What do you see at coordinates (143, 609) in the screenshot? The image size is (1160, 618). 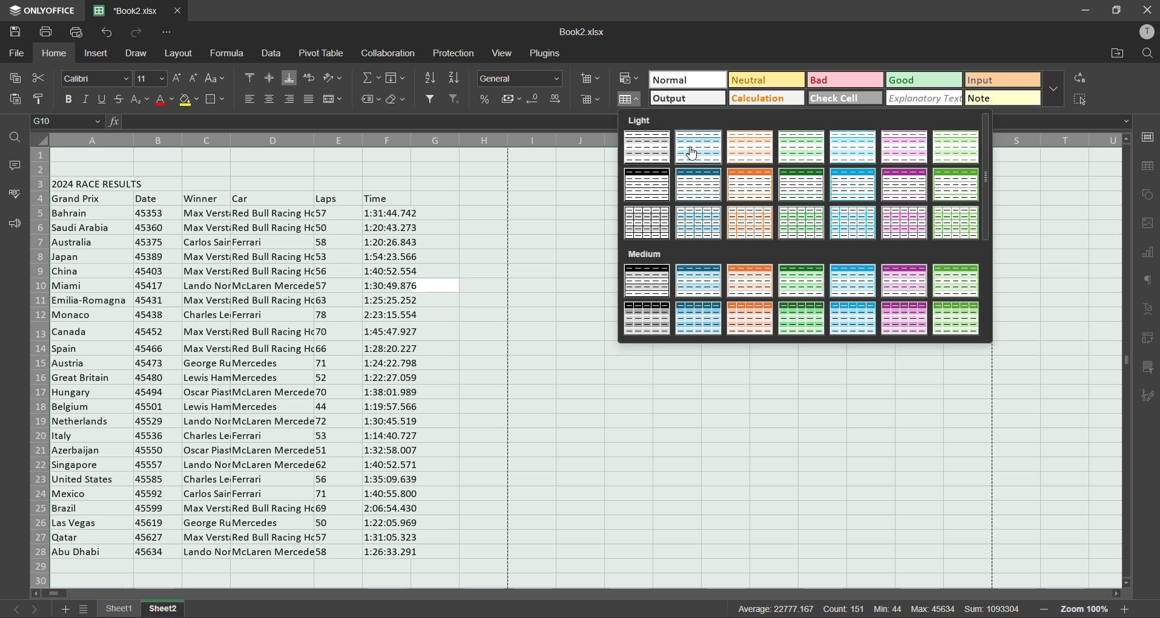 I see `sheet names` at bounding box center [143, 609].